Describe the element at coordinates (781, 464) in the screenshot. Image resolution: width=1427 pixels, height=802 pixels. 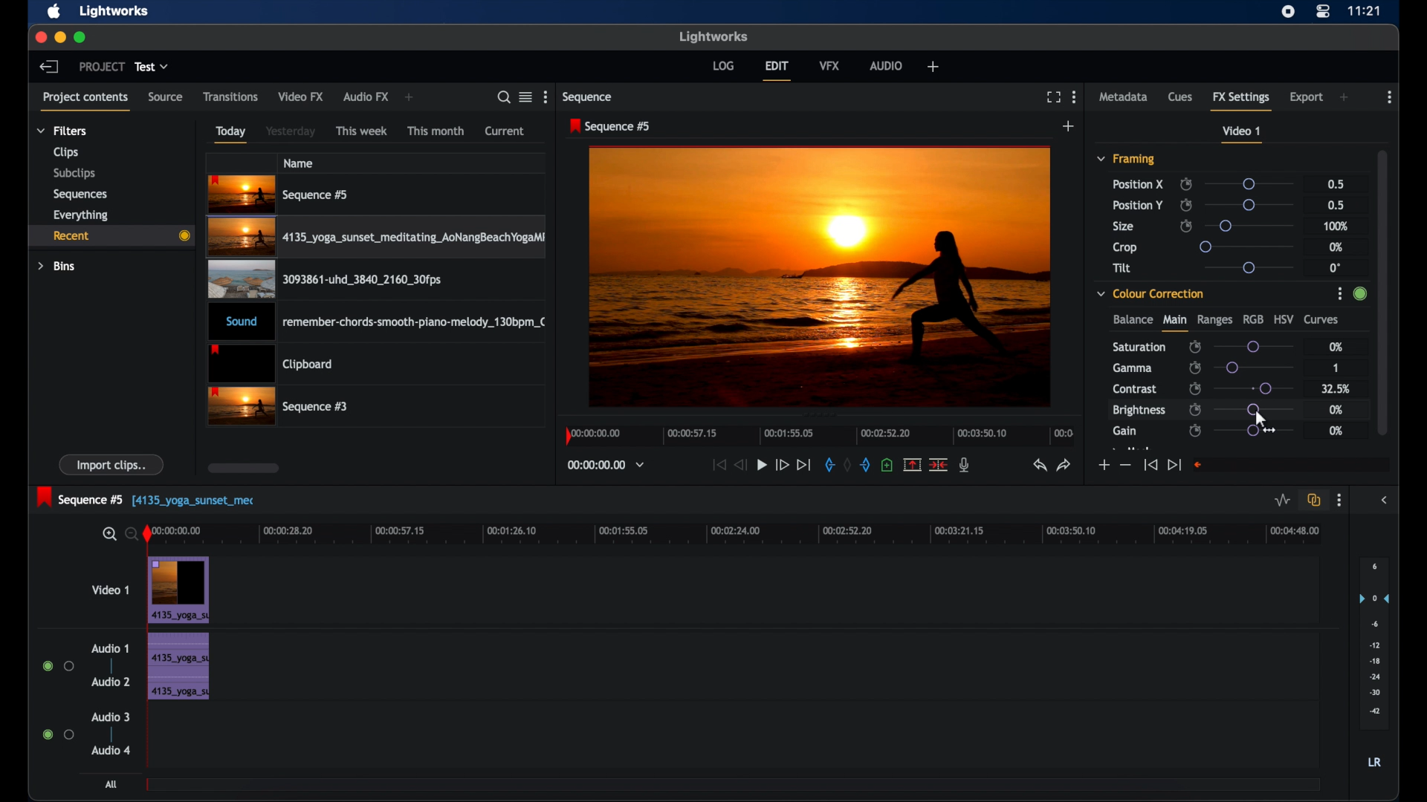
I see `fast forward` at that location.